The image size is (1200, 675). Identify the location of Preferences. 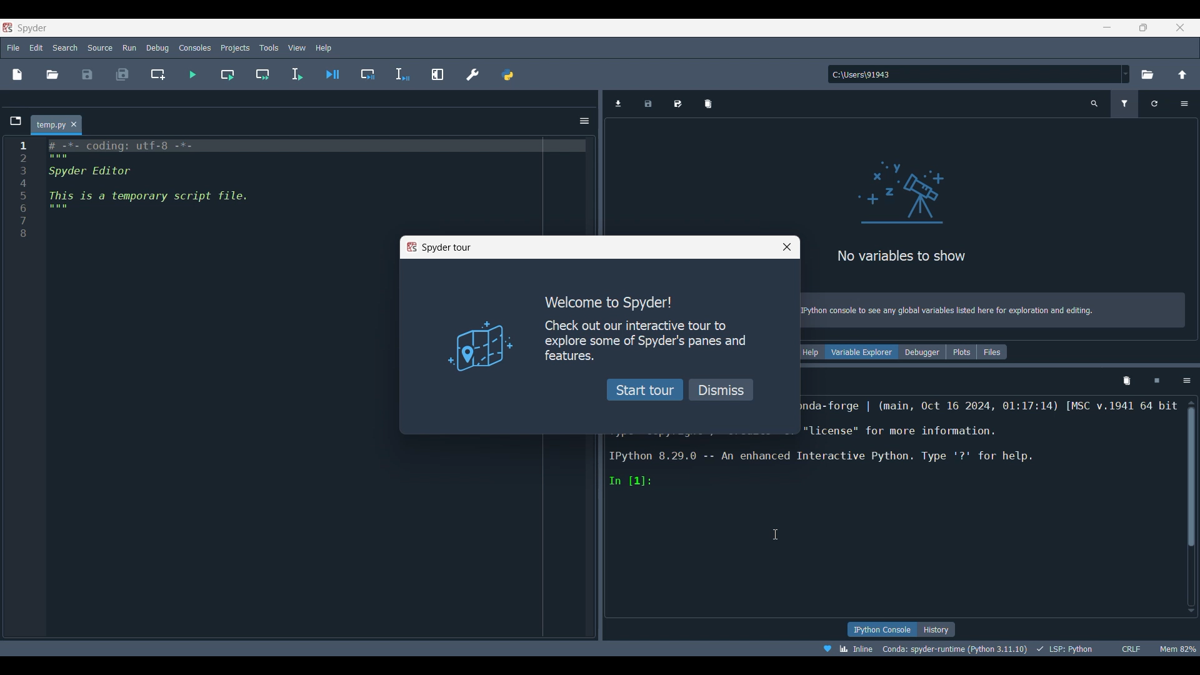
(473, 75).